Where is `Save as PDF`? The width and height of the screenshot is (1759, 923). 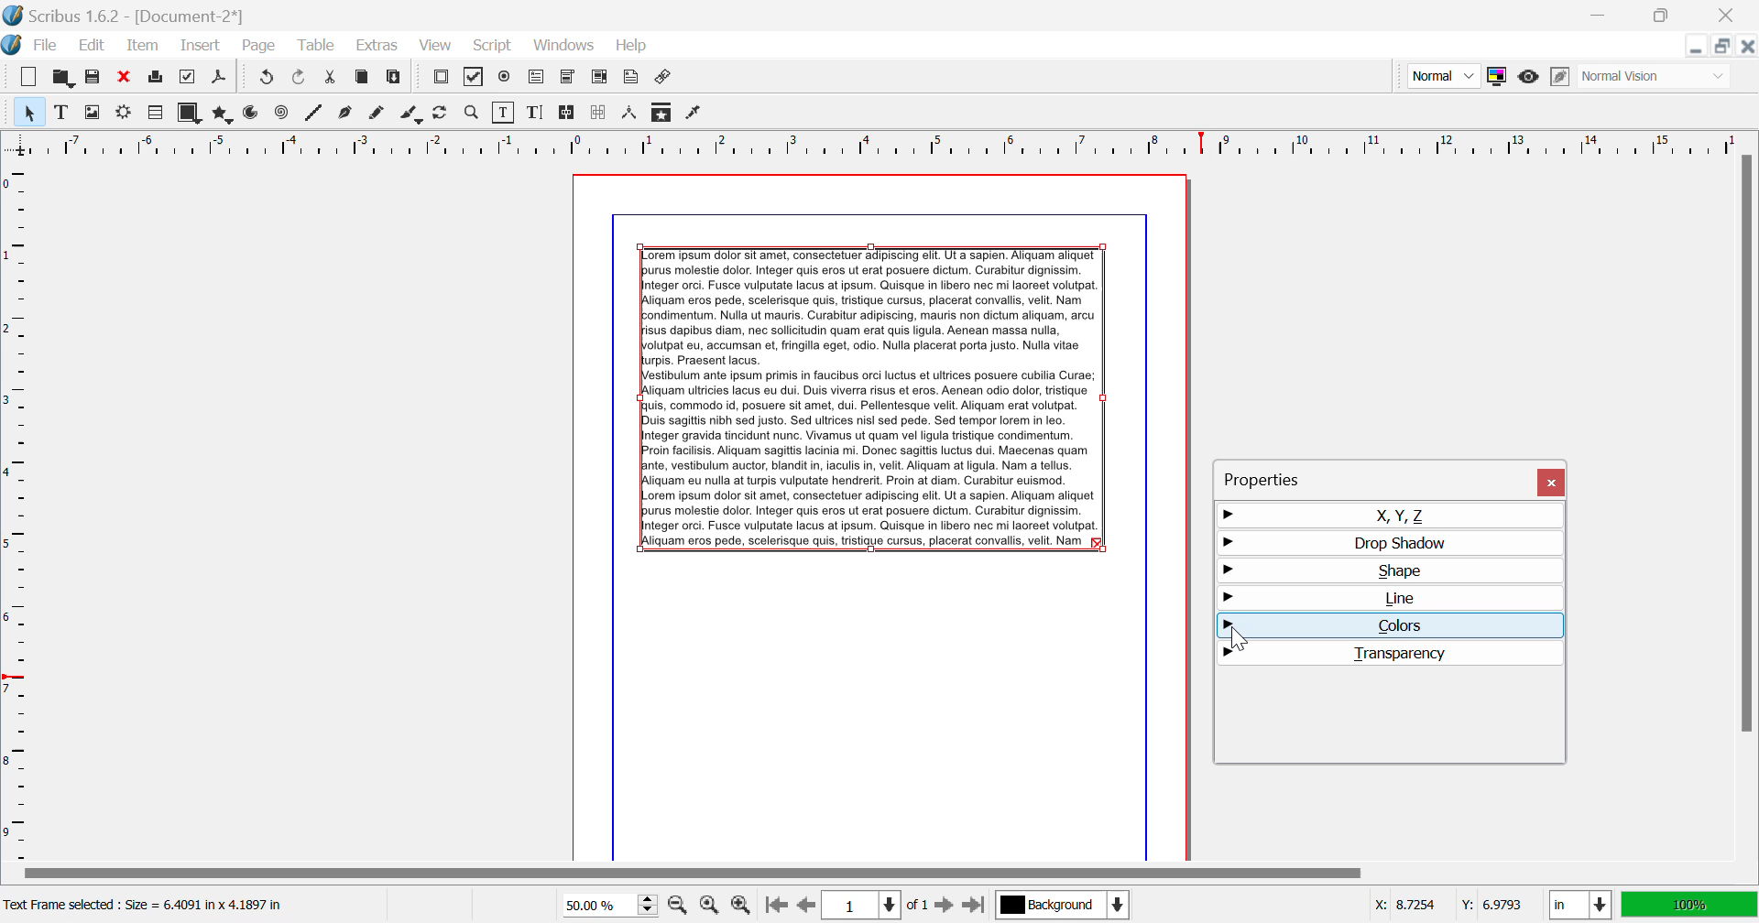 Save as PDF is located at coordinates (220, 79).